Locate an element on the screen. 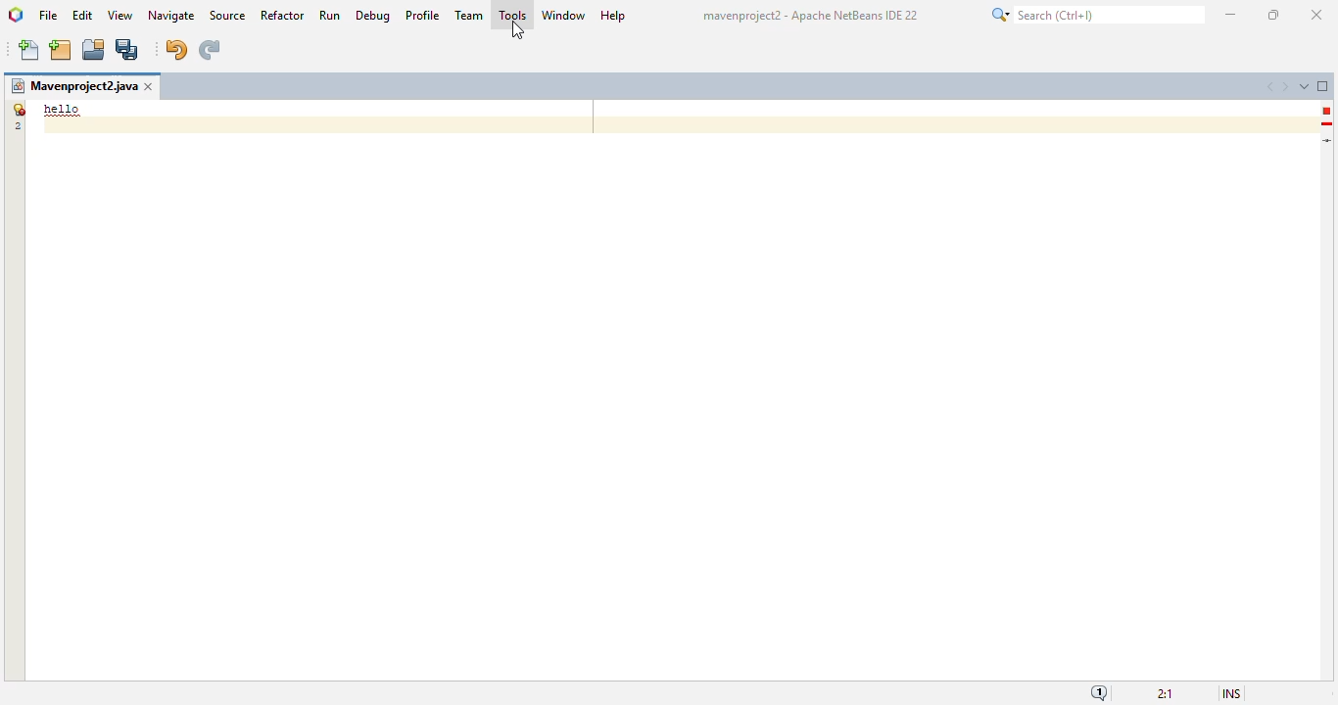 This screenshot has height=705, width=1338. source is located at coordinates (227, 16).